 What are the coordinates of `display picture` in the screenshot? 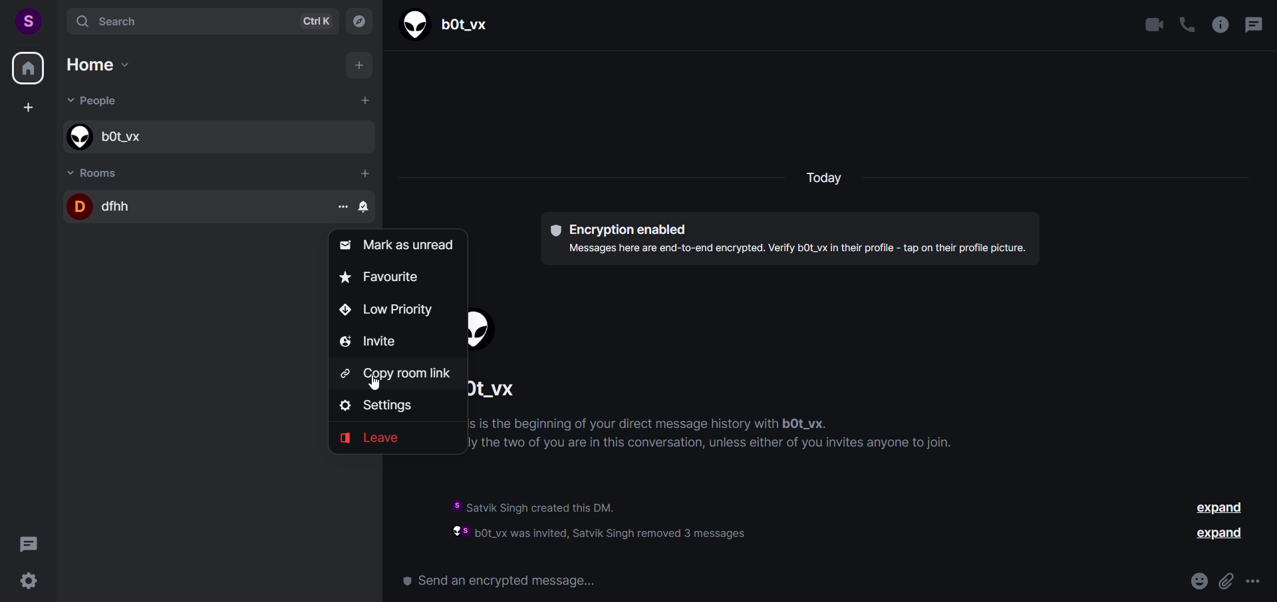 It's located at (488, 331).